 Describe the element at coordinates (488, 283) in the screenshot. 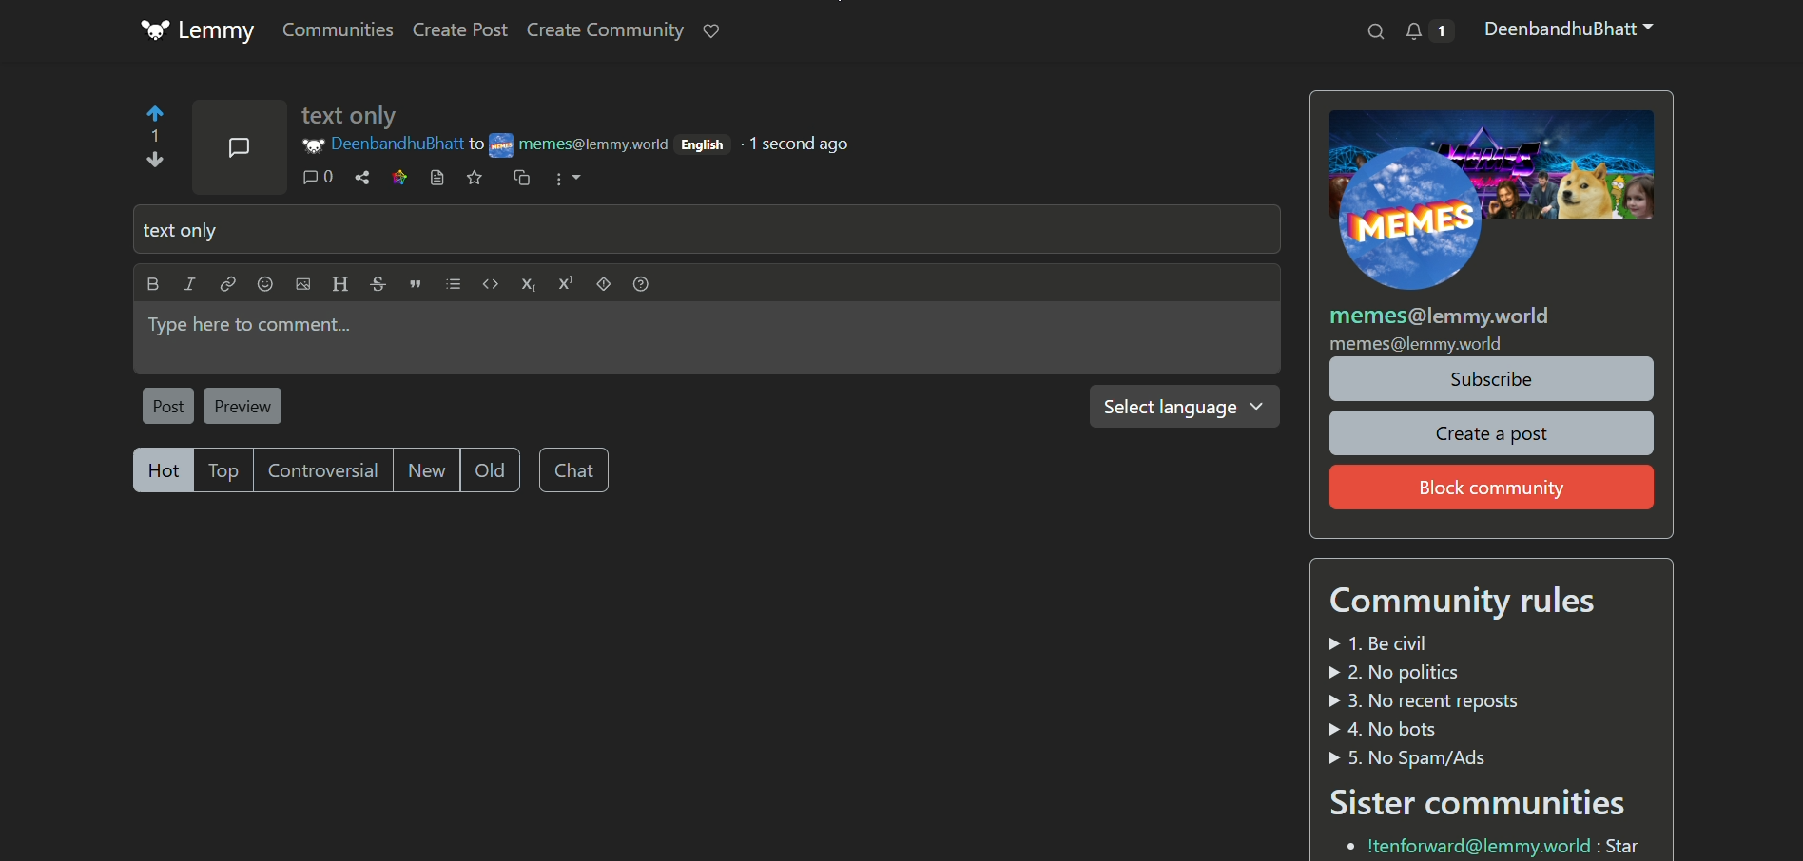

I see `code` at that location.